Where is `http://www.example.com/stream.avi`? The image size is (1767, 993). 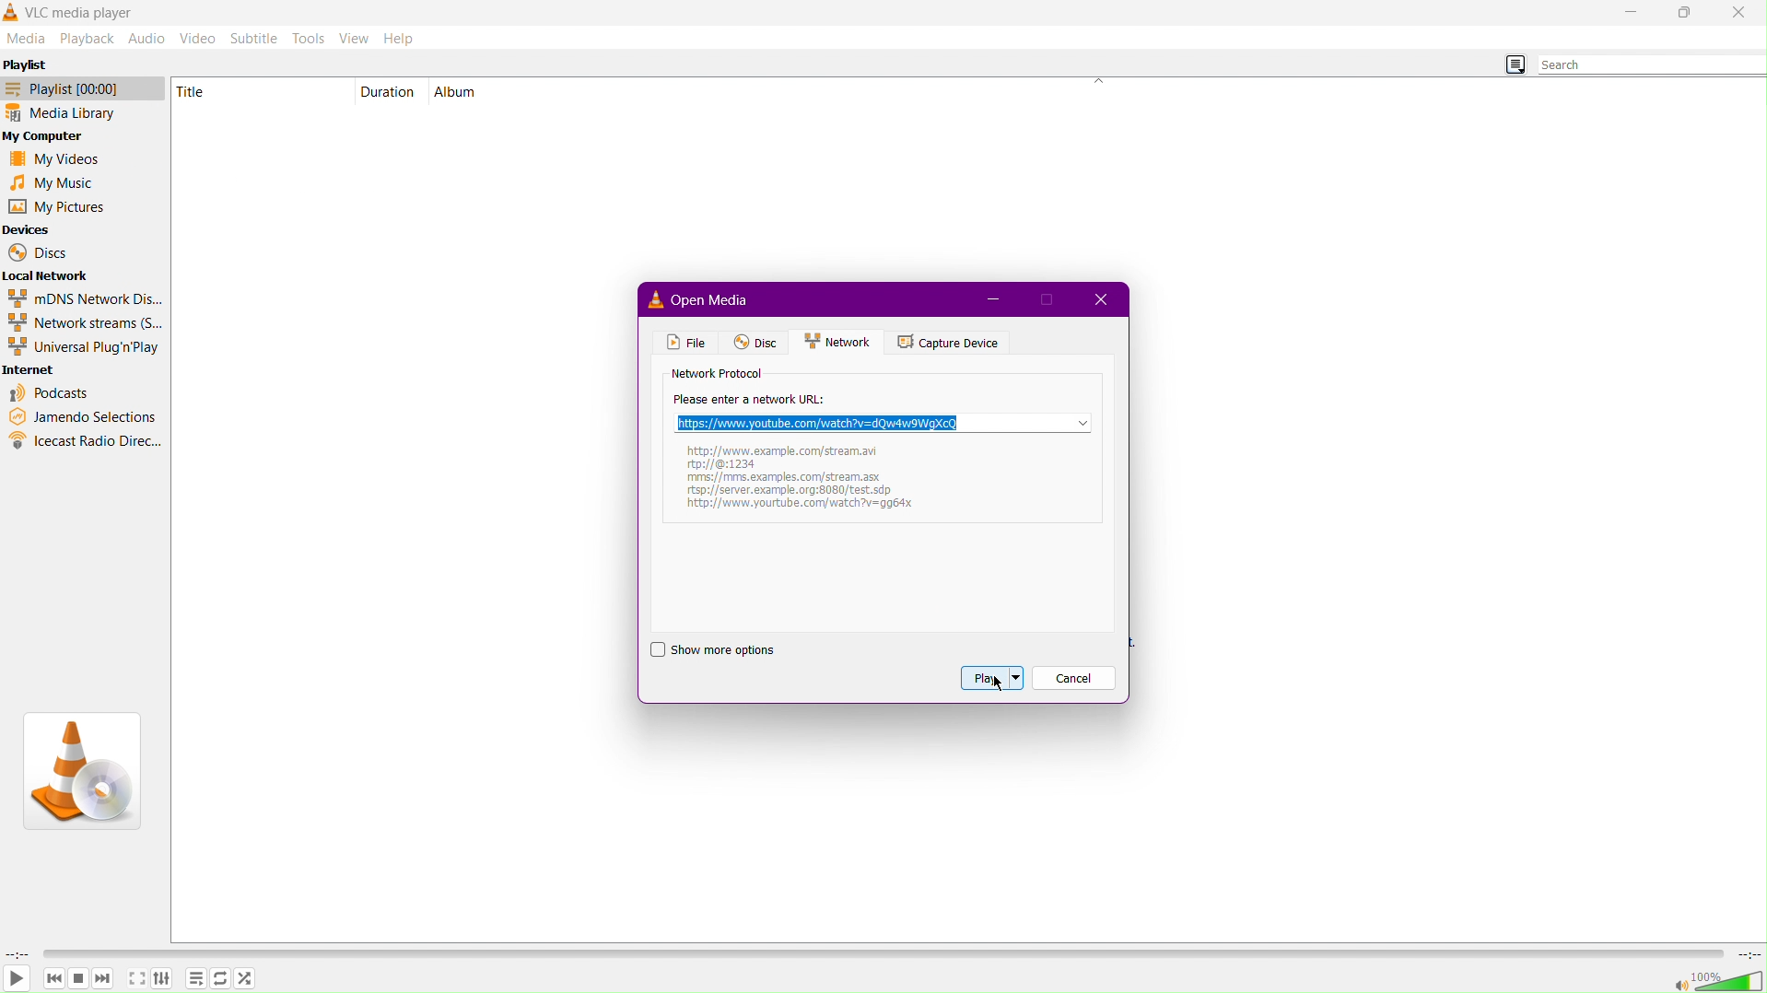 http://www.example.com/stream.avi is located at coordinates (779, 449).